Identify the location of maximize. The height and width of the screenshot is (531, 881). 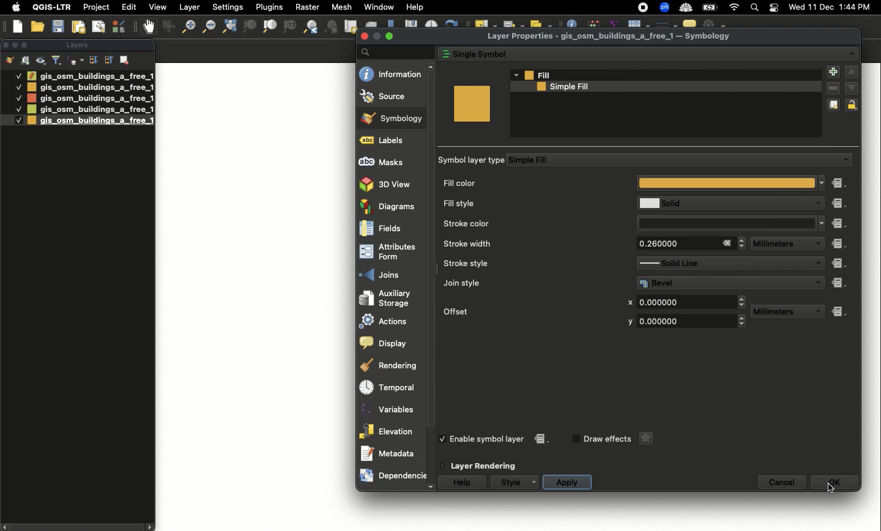
(390, 35).